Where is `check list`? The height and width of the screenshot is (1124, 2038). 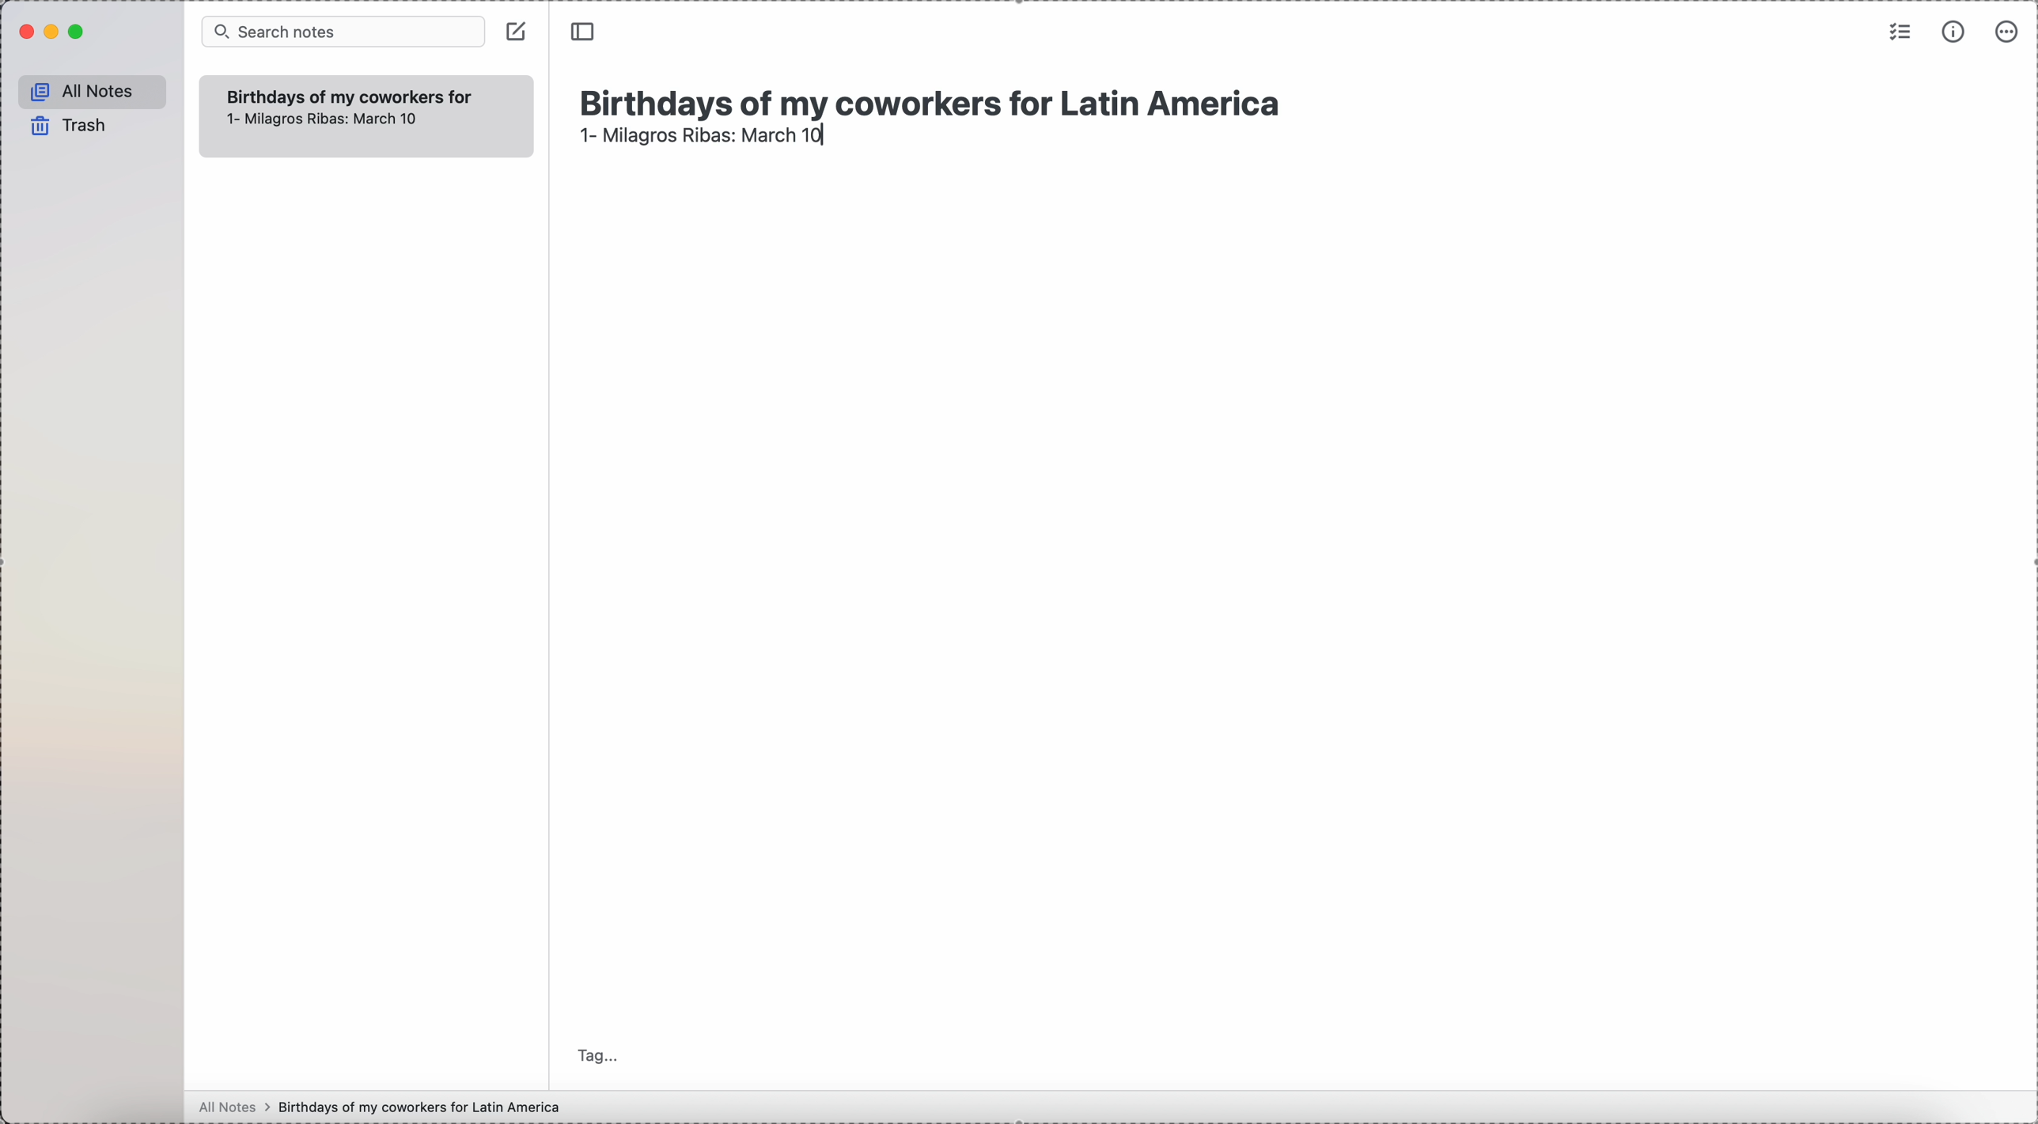
check list is located at coordinates (1898, 31).